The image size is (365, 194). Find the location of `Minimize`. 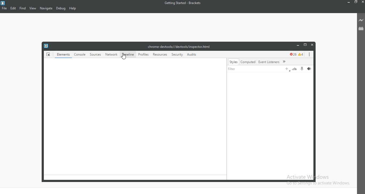

Minimize is located at coordinates (349, 2).